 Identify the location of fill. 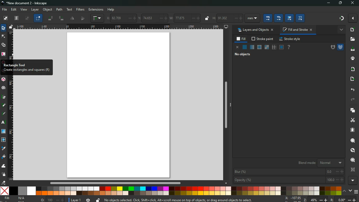
(15, 199).